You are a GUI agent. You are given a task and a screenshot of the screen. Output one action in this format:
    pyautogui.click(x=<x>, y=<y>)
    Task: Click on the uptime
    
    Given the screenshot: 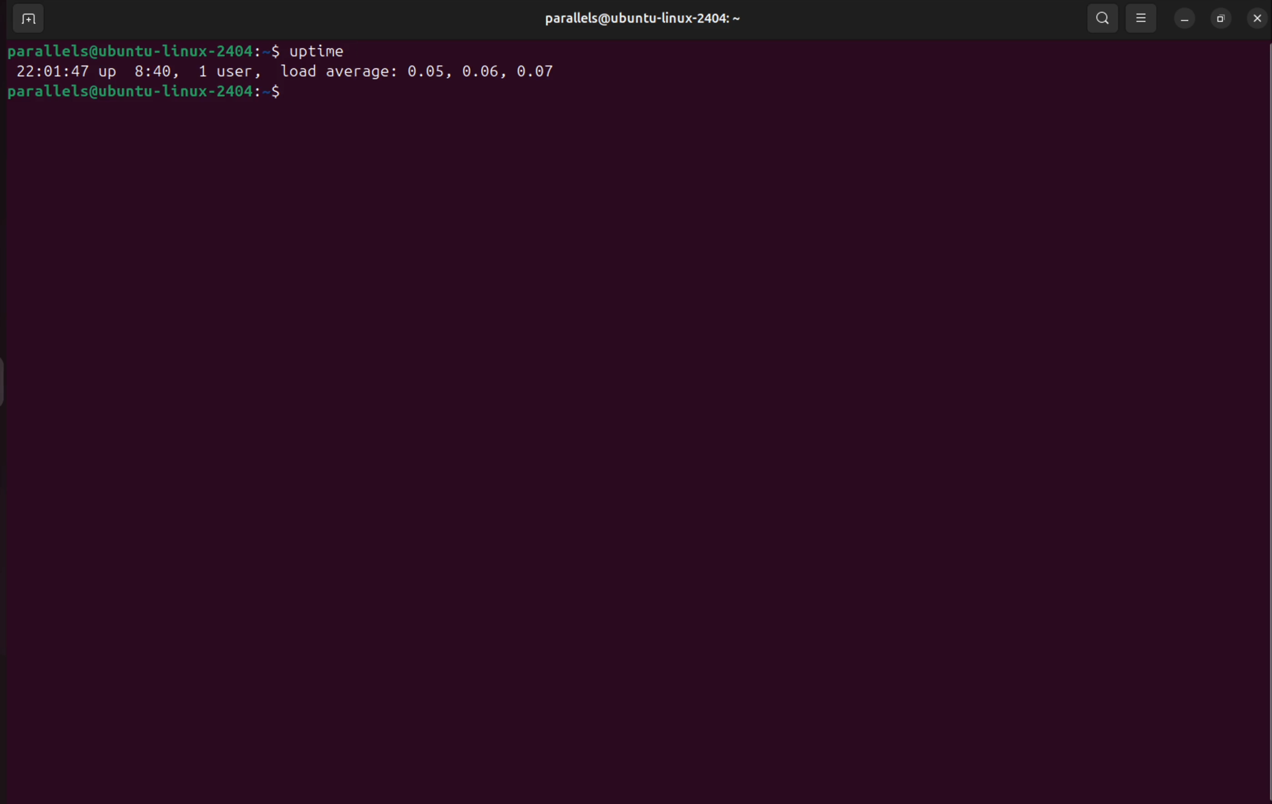 What is the action you would take?
    pyautogui.click(x=317, y=52)
    